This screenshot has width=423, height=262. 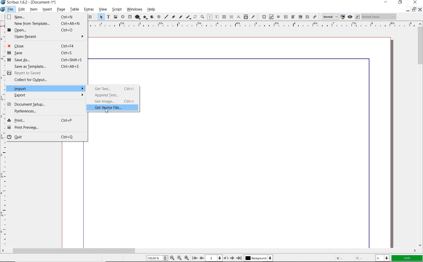 What do you see at coordinates (258, 258) in the screenshot?
I see `Background` at bounding box center [258, 258].